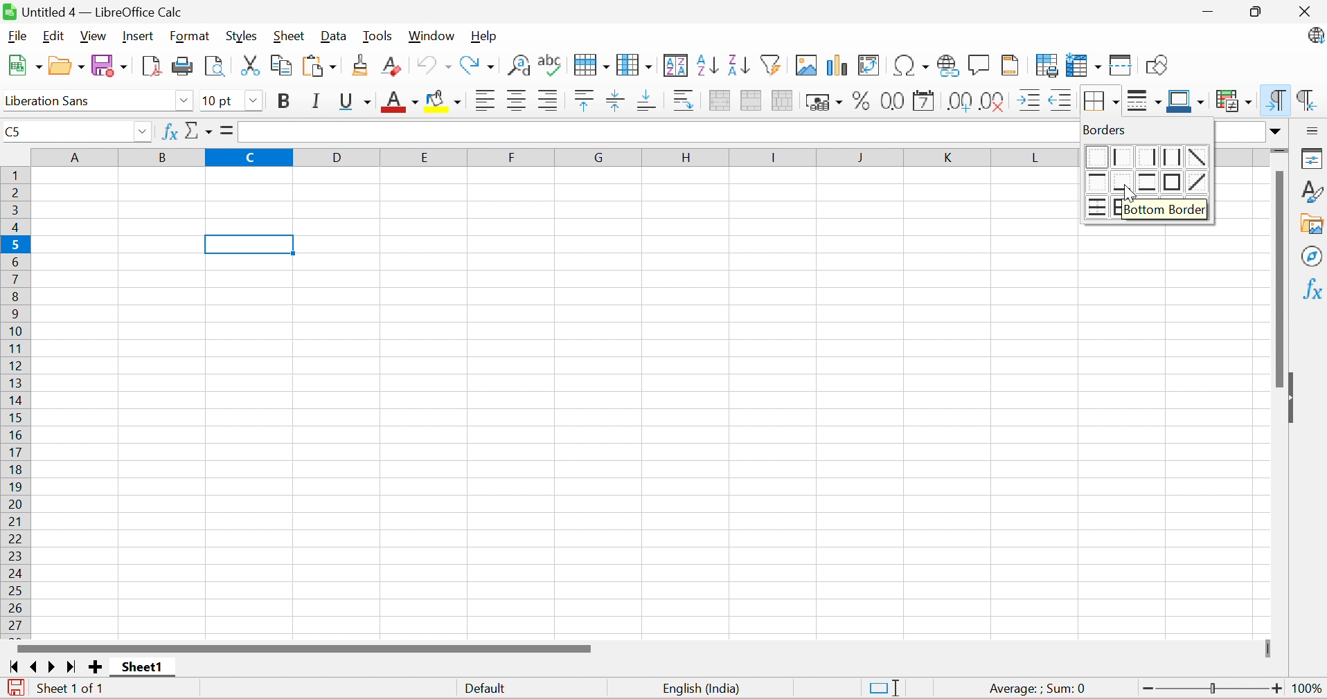 The height and width of the screenshot is (699, 1327). I want to click on Add decimal place, so click(959, 102).